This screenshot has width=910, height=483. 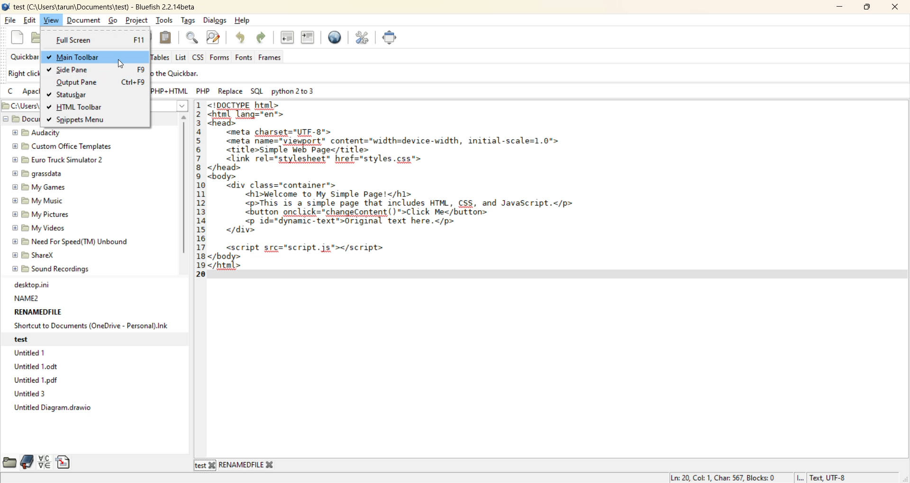 What do you see at coordinates (30, 353) in the screenshot?
I see `Untitled 1` at bounding box center [30, 353].